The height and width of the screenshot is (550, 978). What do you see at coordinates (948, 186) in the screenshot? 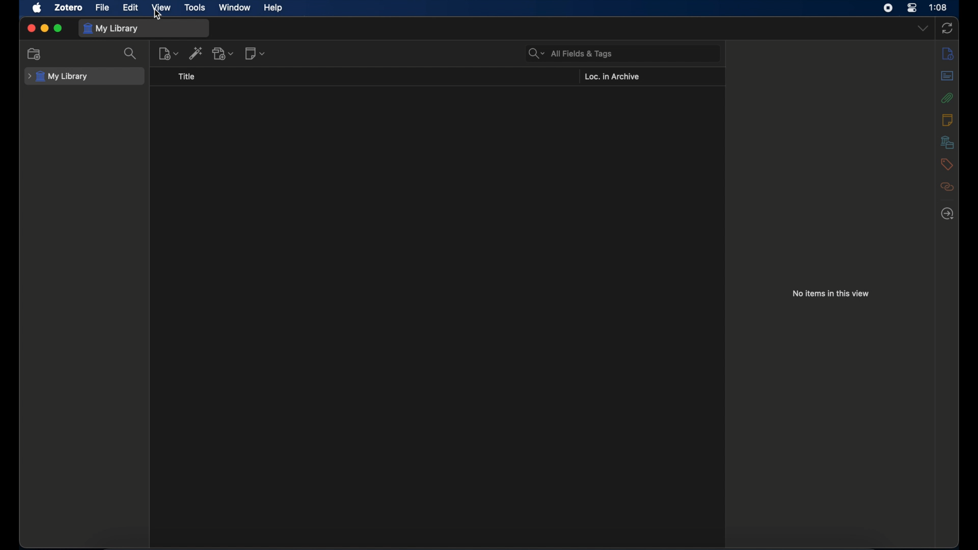
I see `related` at bounding box center [948, 186].